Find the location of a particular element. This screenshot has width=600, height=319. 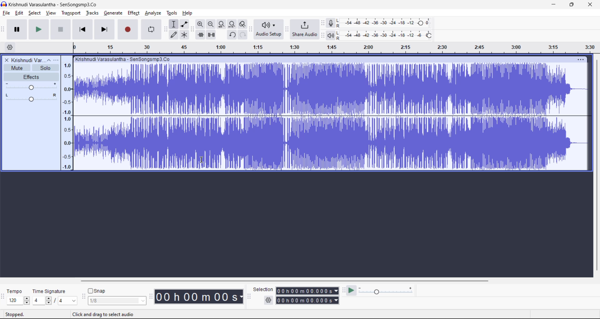

skip to start is located at coordinates (83, 29).